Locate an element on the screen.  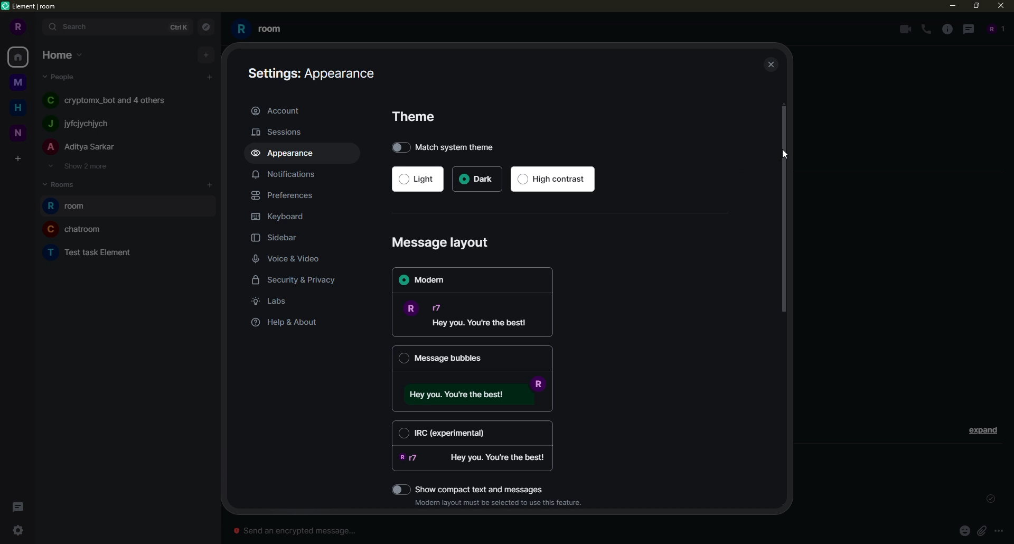
theme is located at coordinates (417, 116).